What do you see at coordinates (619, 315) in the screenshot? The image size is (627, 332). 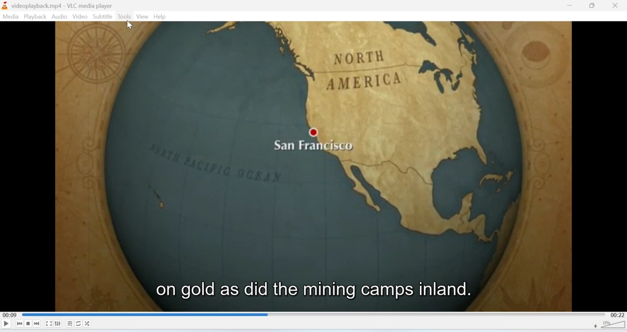 I see `00:22` at bounding box center [619, 315].